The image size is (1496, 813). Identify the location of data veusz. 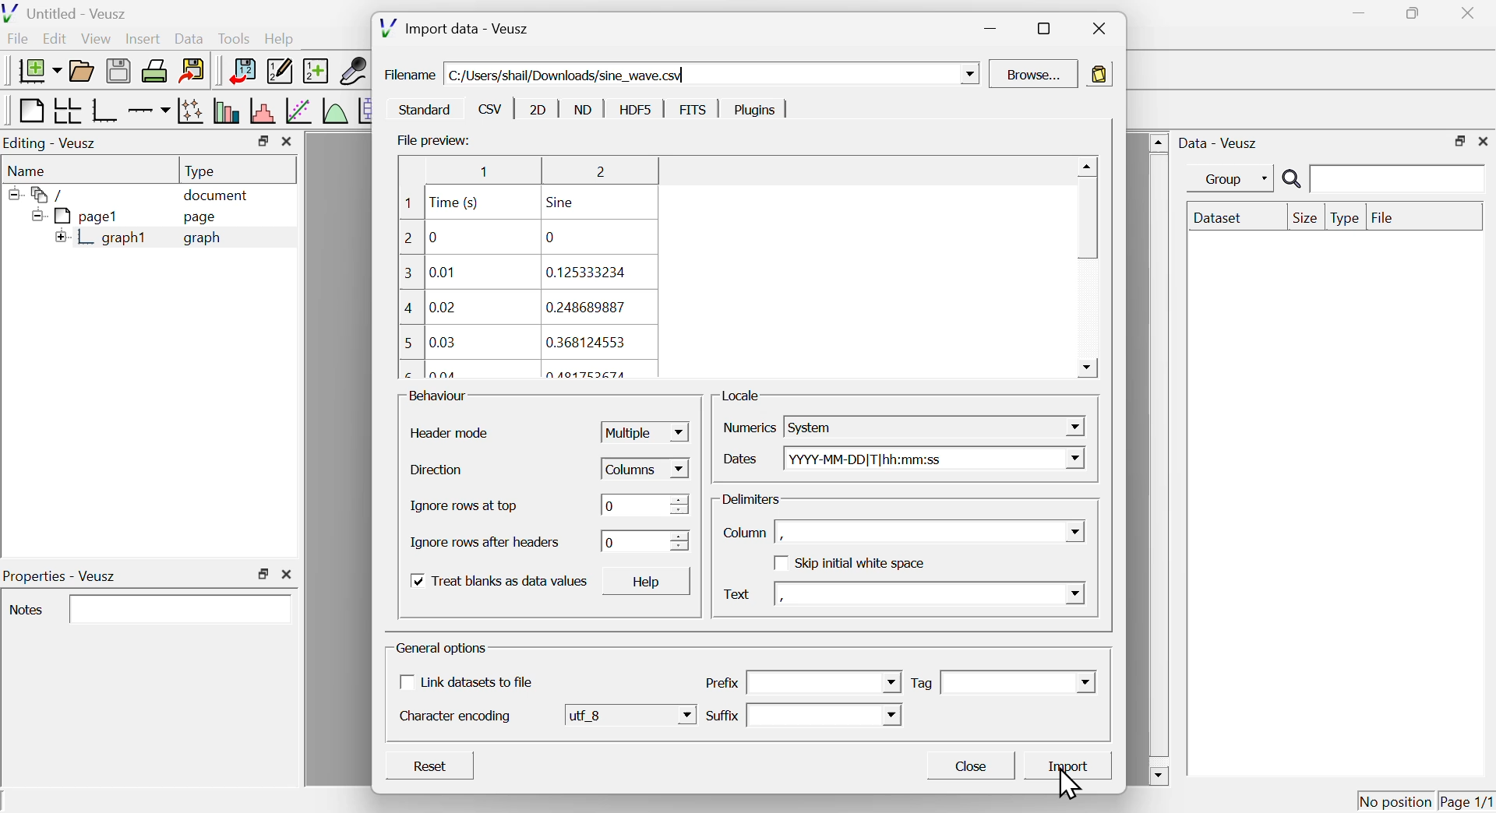
(1219, 143).